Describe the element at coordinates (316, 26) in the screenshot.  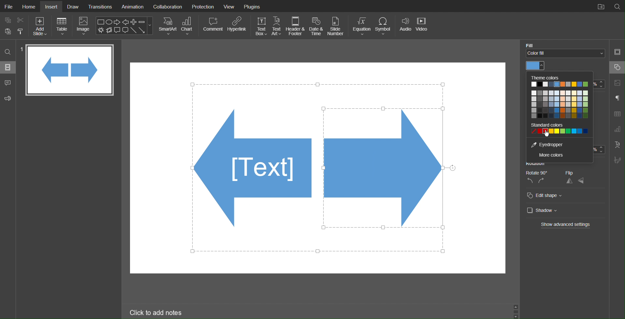
I see `Date and Time` at that location.